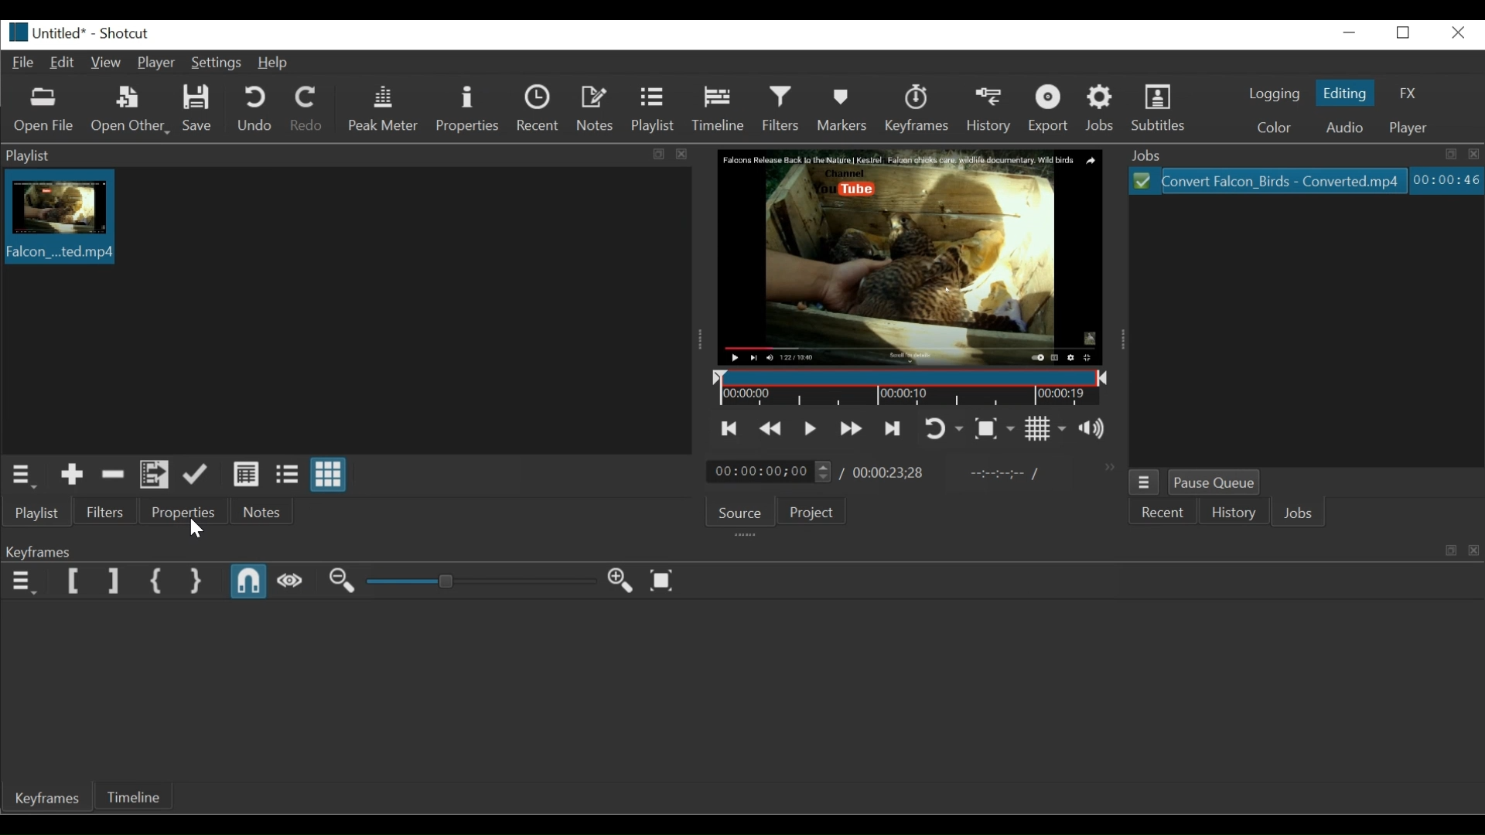 This screenshot has height=835, width=1485. Describe the element at coordinates (286, 475) in the screenshot. I see `View as files` at that location.